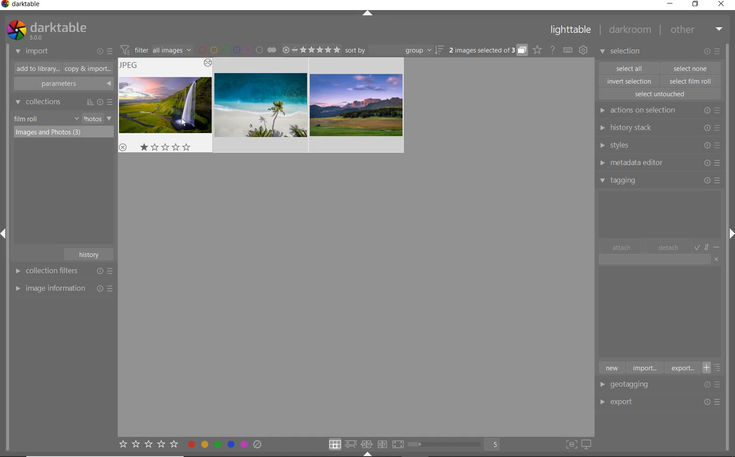 This screenshot has width=735, height=457. I want to click on metadata editor, so click(658, 163).